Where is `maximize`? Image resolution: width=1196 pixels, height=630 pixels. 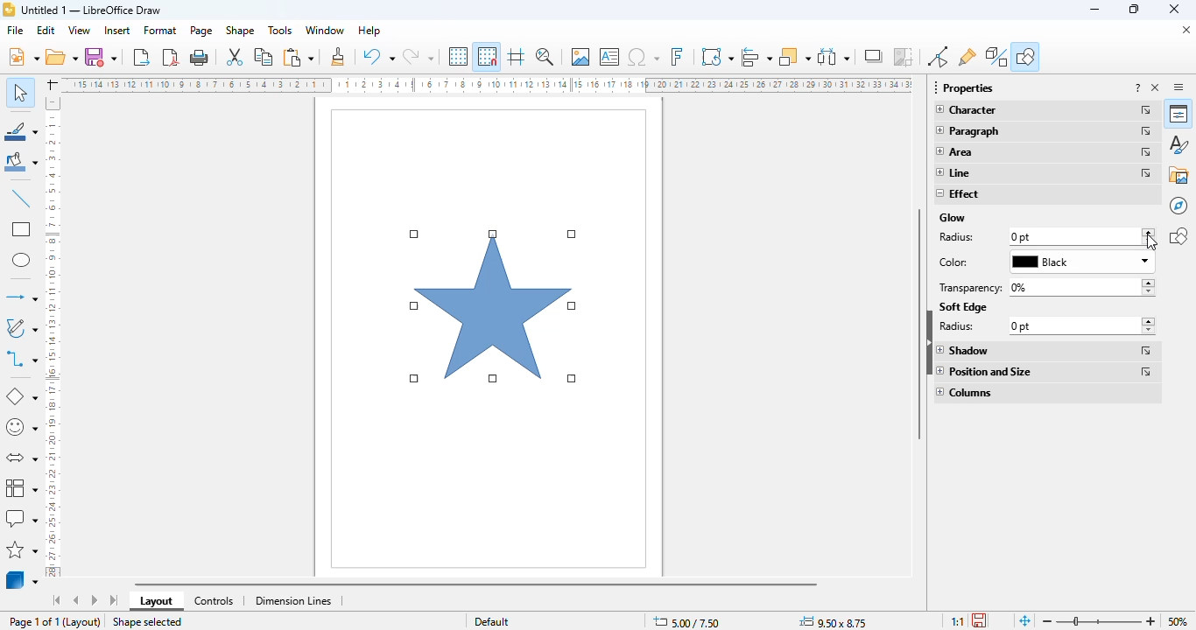
maximize is located at coordinates (1134, 10).